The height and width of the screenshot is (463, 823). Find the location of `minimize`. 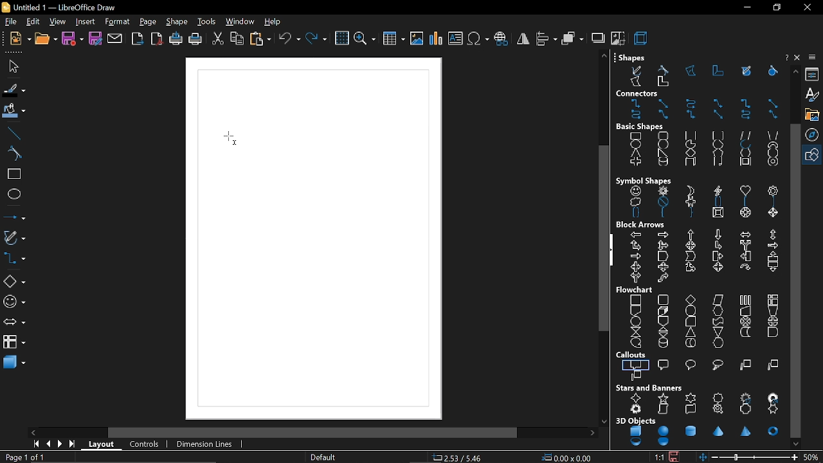

minimize is located at coordinates (746, 8).